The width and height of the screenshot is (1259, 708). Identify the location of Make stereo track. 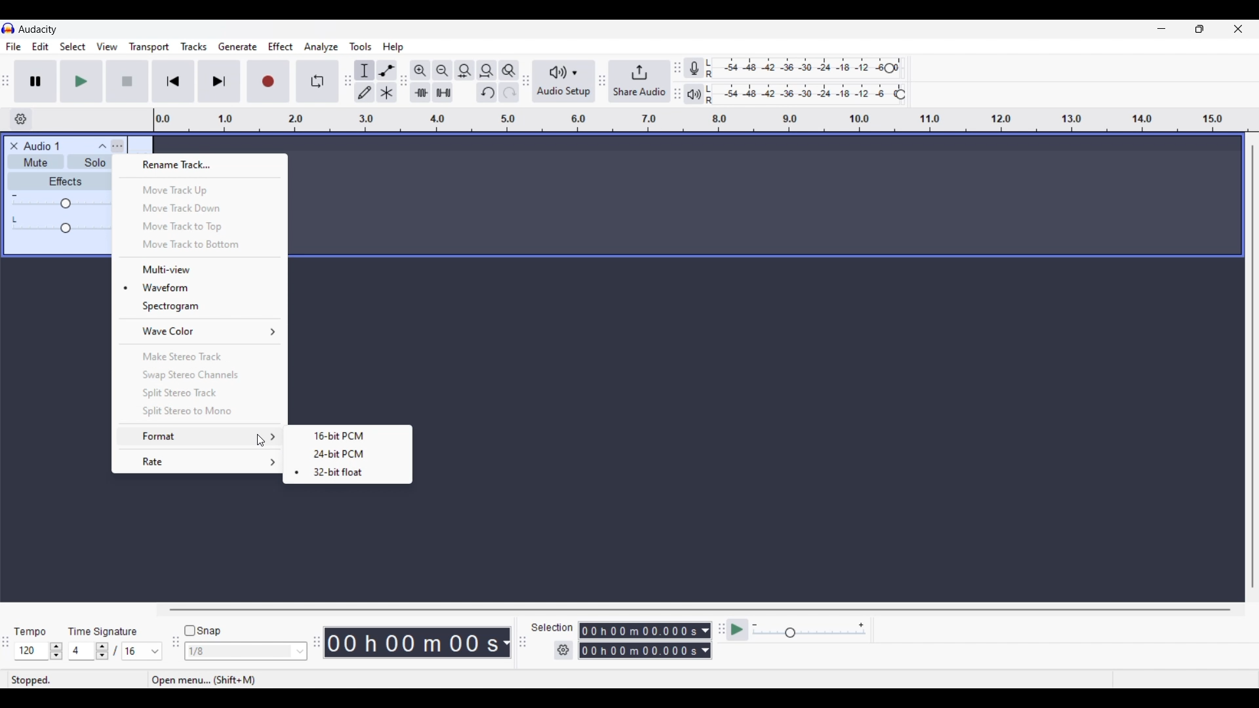
(201, 356).